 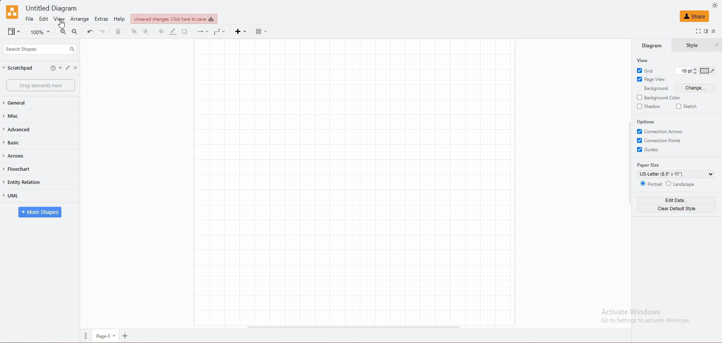 What do you see at coordinates (44, 19) in the screenshot?
I see `edit` at bounding box center [44, 19].